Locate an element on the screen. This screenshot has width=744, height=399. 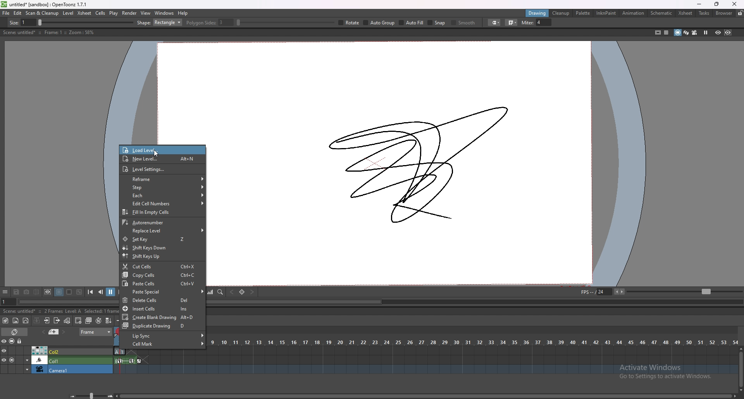
set key is located at coordinates (241, 292).